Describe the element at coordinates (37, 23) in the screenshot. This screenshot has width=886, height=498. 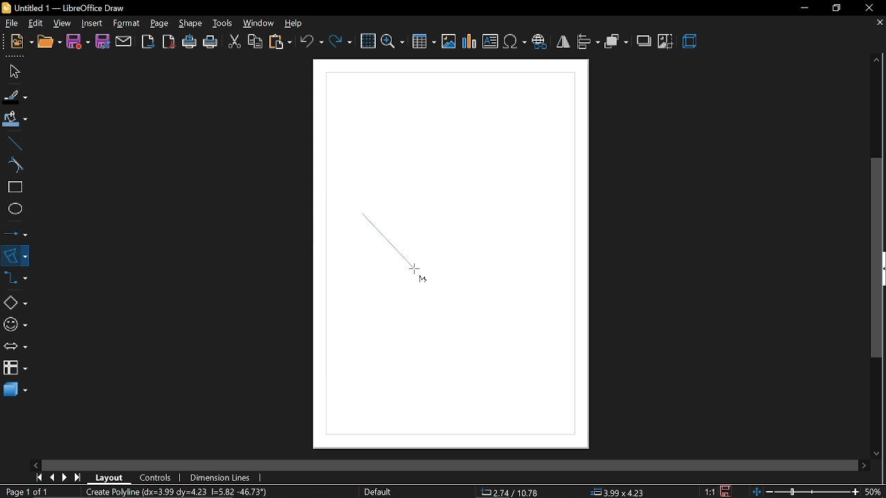
I see `edit` at that location.